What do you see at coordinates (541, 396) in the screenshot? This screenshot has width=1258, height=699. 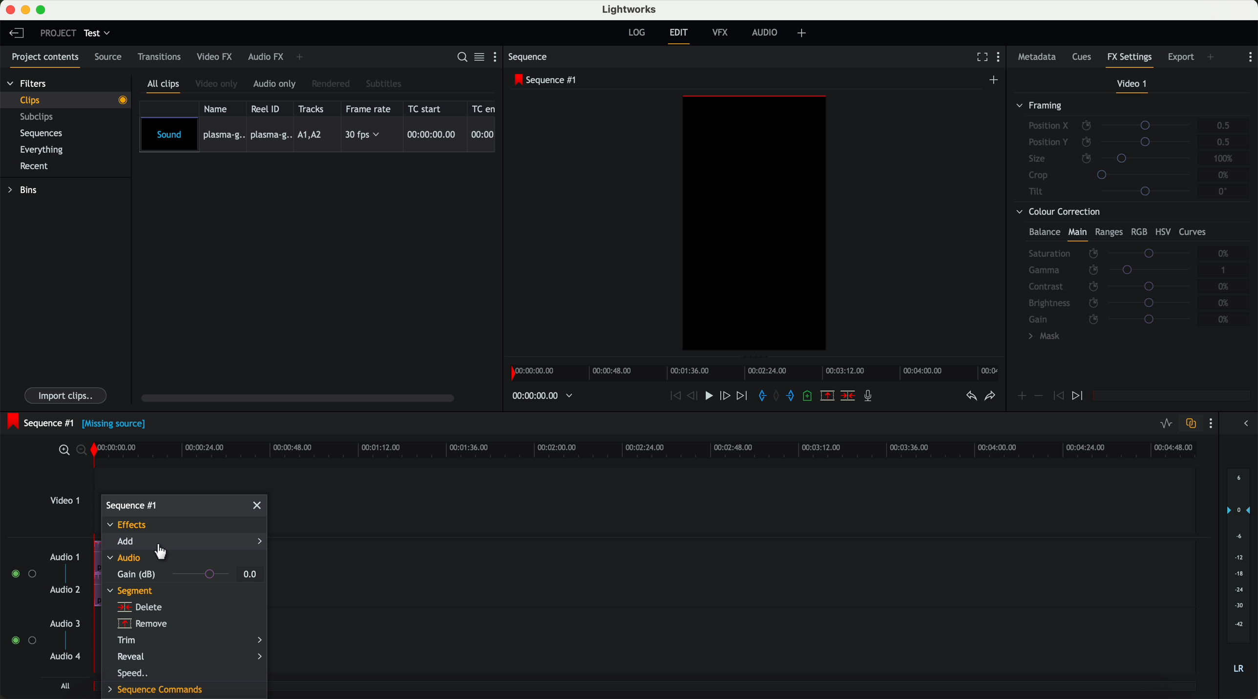 I see `timer` at bounding box center [541, 396].